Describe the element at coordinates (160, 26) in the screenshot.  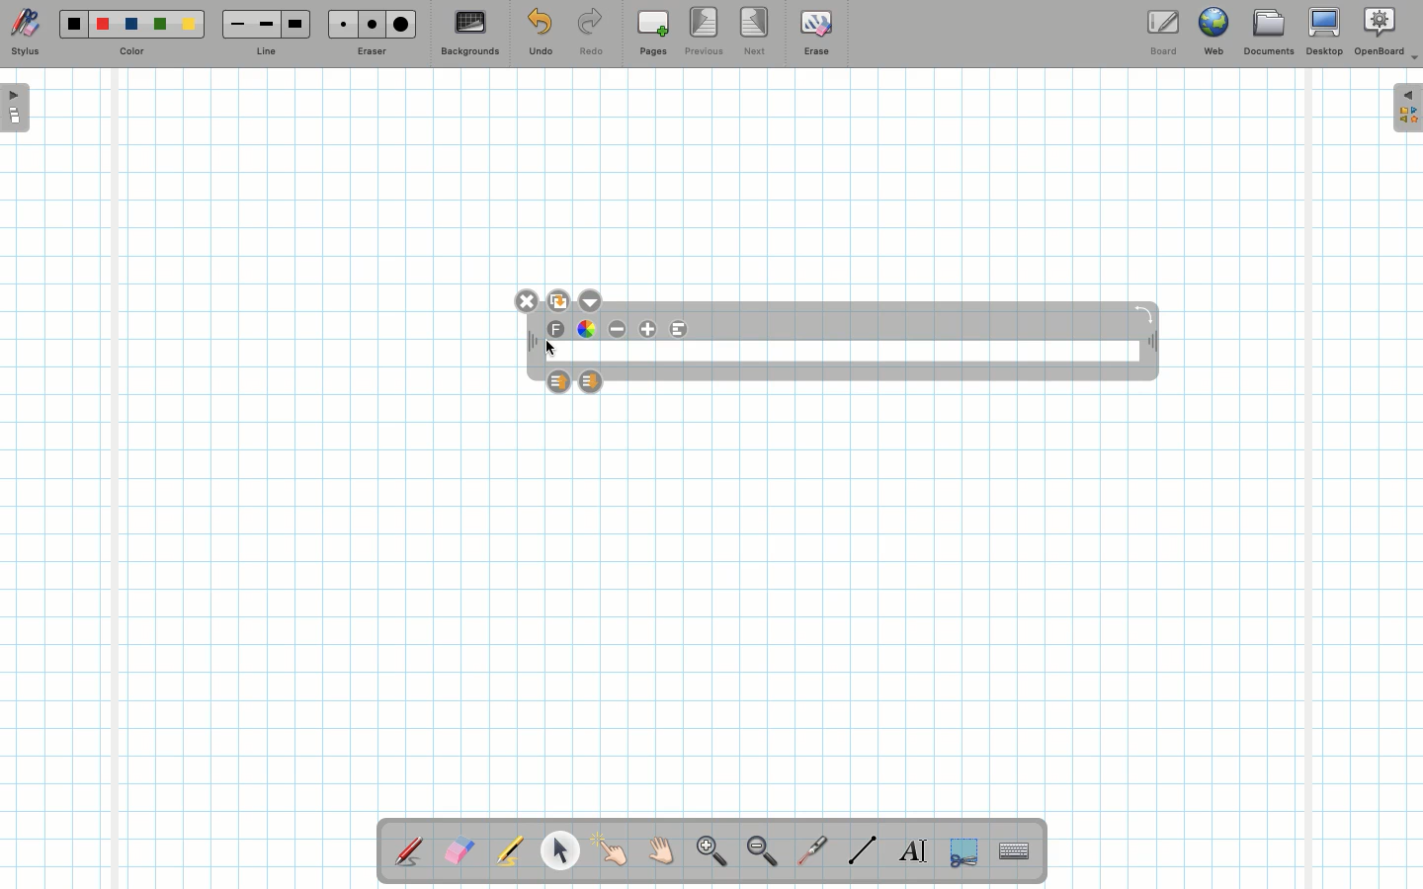
I see `Green` at that location.